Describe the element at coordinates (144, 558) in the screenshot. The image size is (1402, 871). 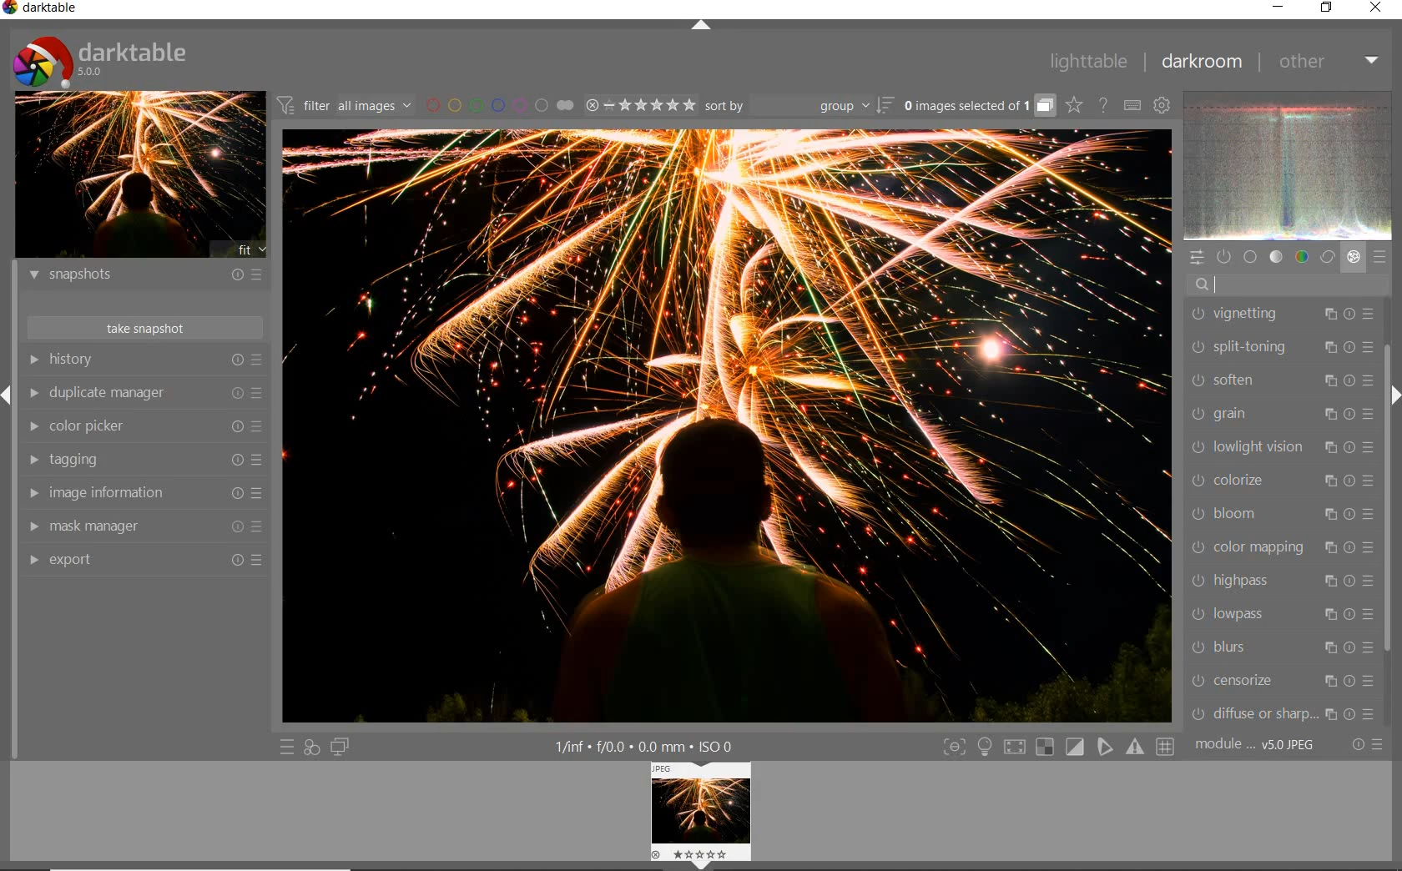
I see `export` at that location.